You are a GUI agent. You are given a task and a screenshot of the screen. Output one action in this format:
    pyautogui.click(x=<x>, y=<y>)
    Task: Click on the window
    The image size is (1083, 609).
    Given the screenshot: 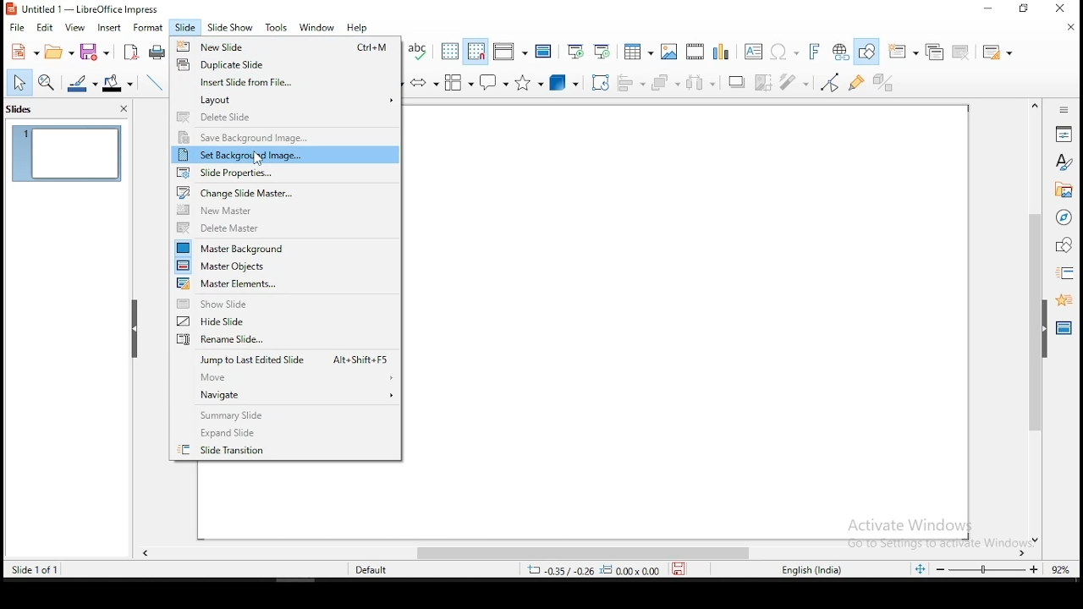 What is the action you would take?
    pyautogui.click(x=317, y=27)
    